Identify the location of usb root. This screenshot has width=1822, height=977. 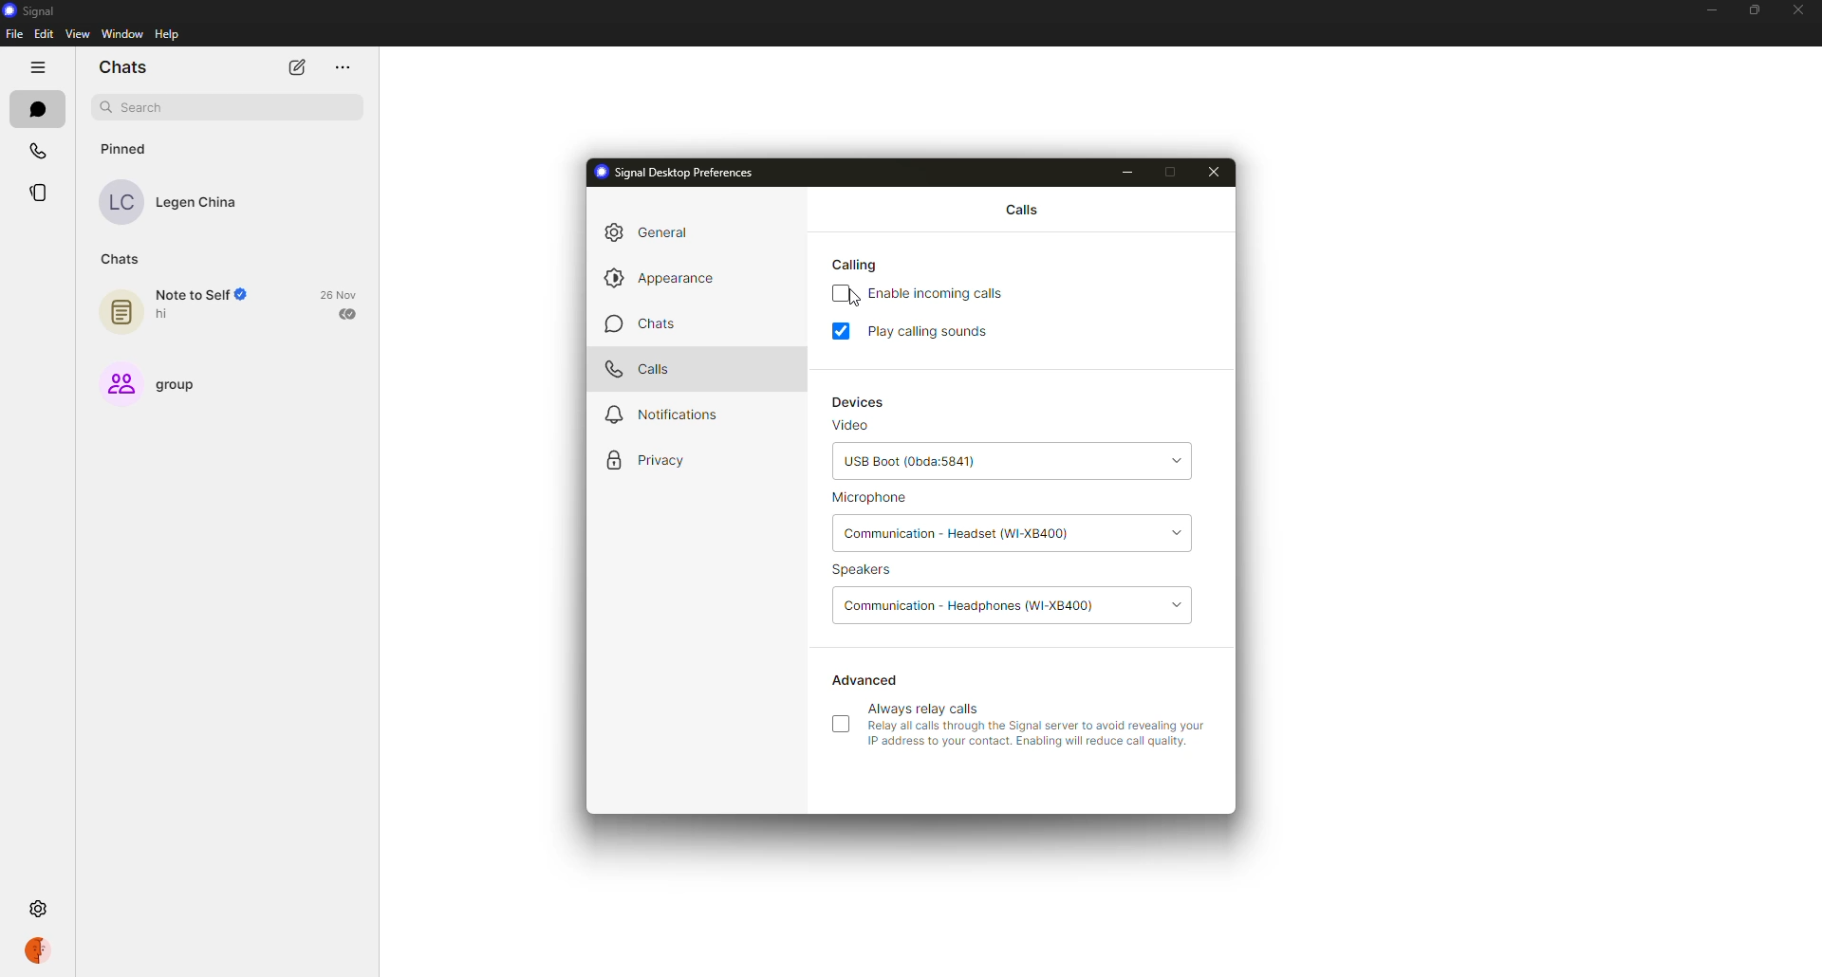
(910, 461).